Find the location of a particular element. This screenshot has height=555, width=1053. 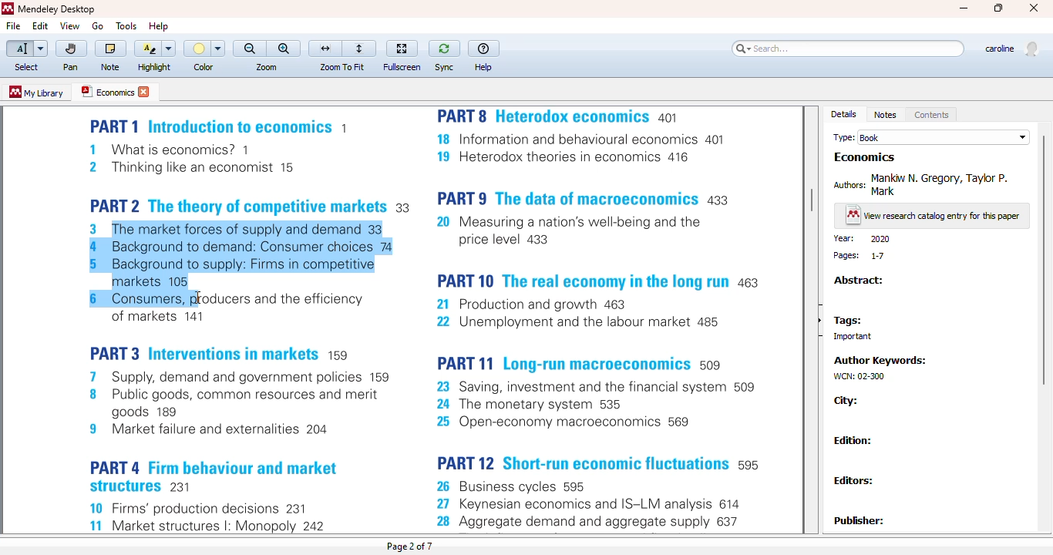

highlight is located at coordinates (153, 49).